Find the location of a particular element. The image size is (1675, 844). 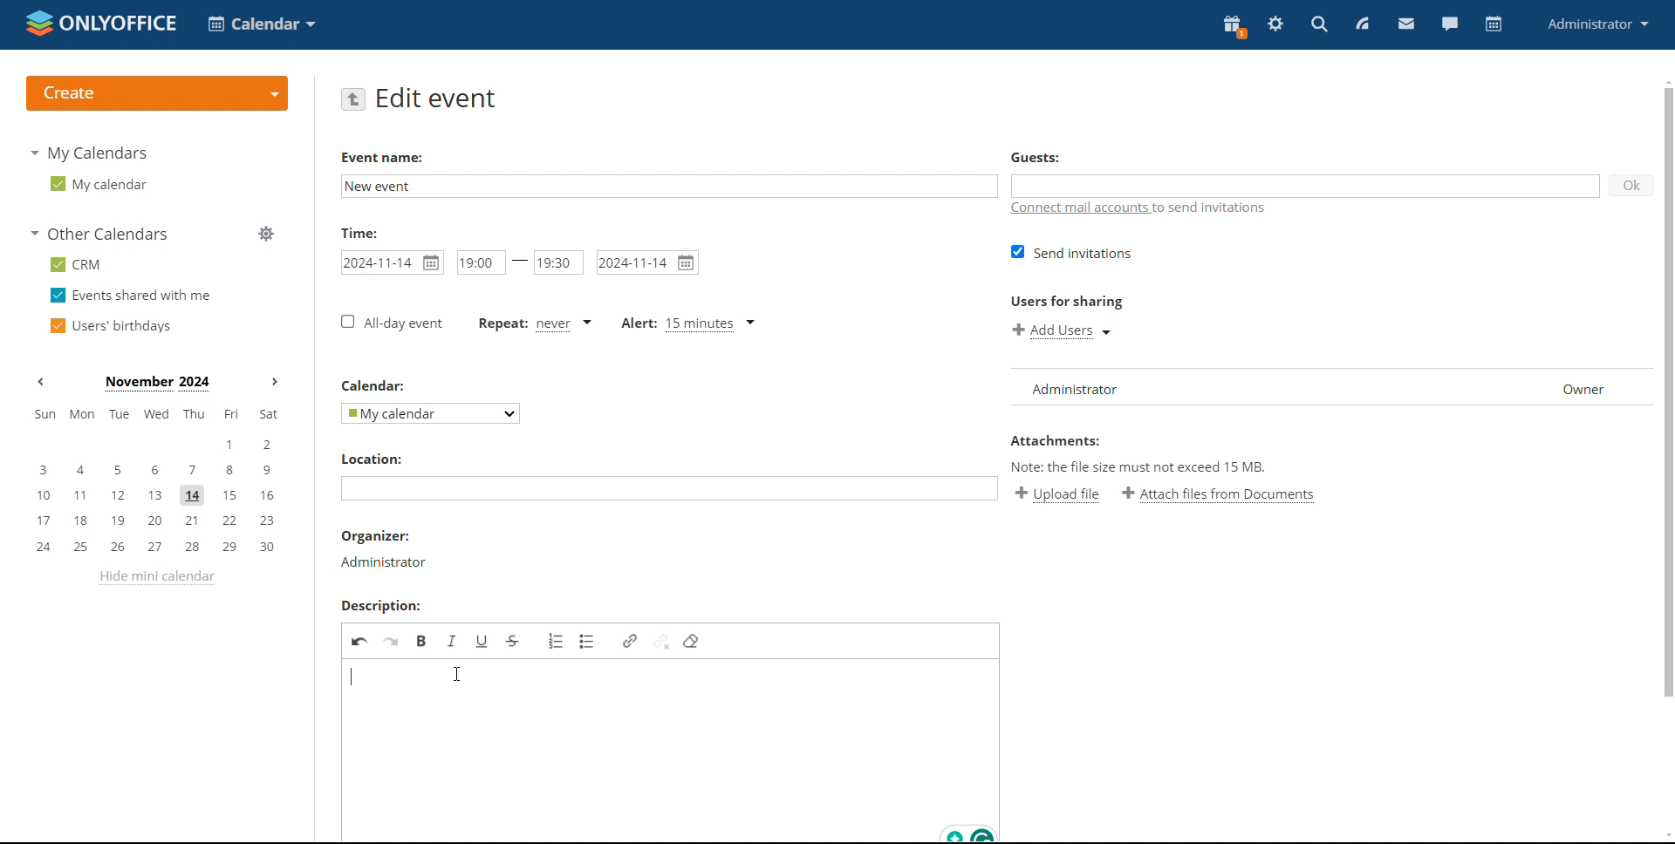

description is located at coordinates (382, 605).